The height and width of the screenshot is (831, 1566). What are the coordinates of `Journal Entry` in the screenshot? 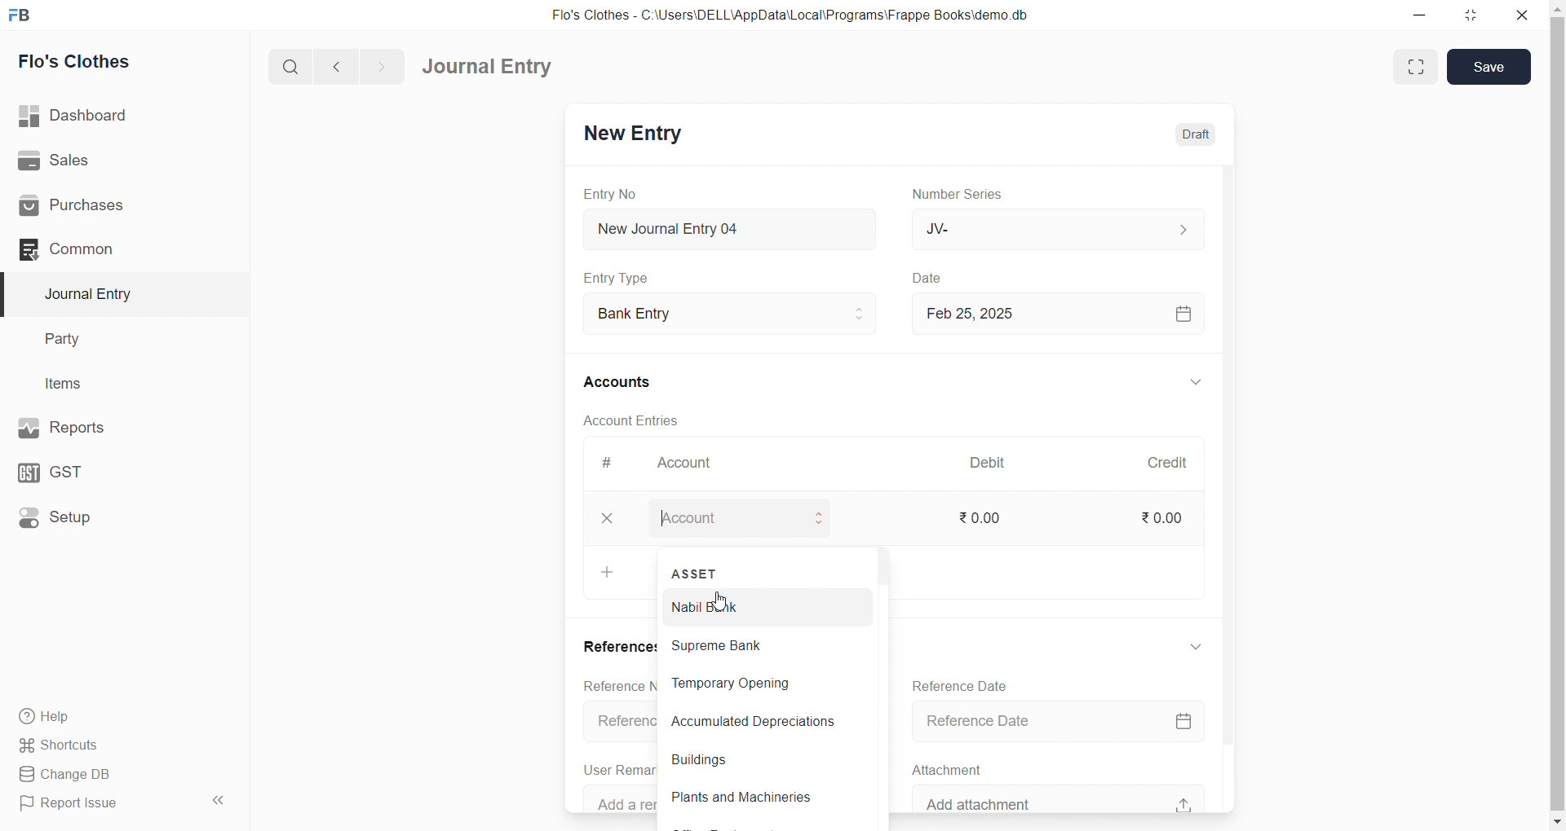 It's located at (116, 294).